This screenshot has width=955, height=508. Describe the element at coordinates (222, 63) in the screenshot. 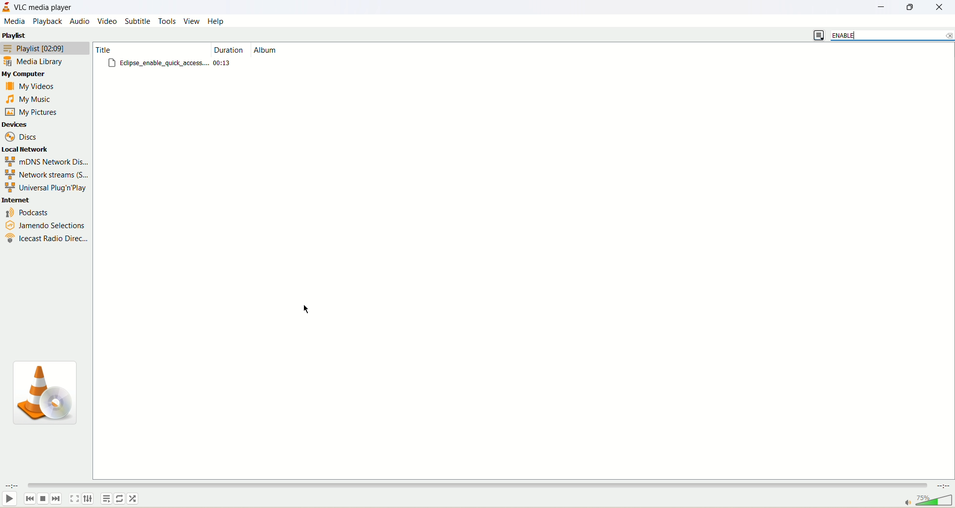

I see `00:13` at that location.